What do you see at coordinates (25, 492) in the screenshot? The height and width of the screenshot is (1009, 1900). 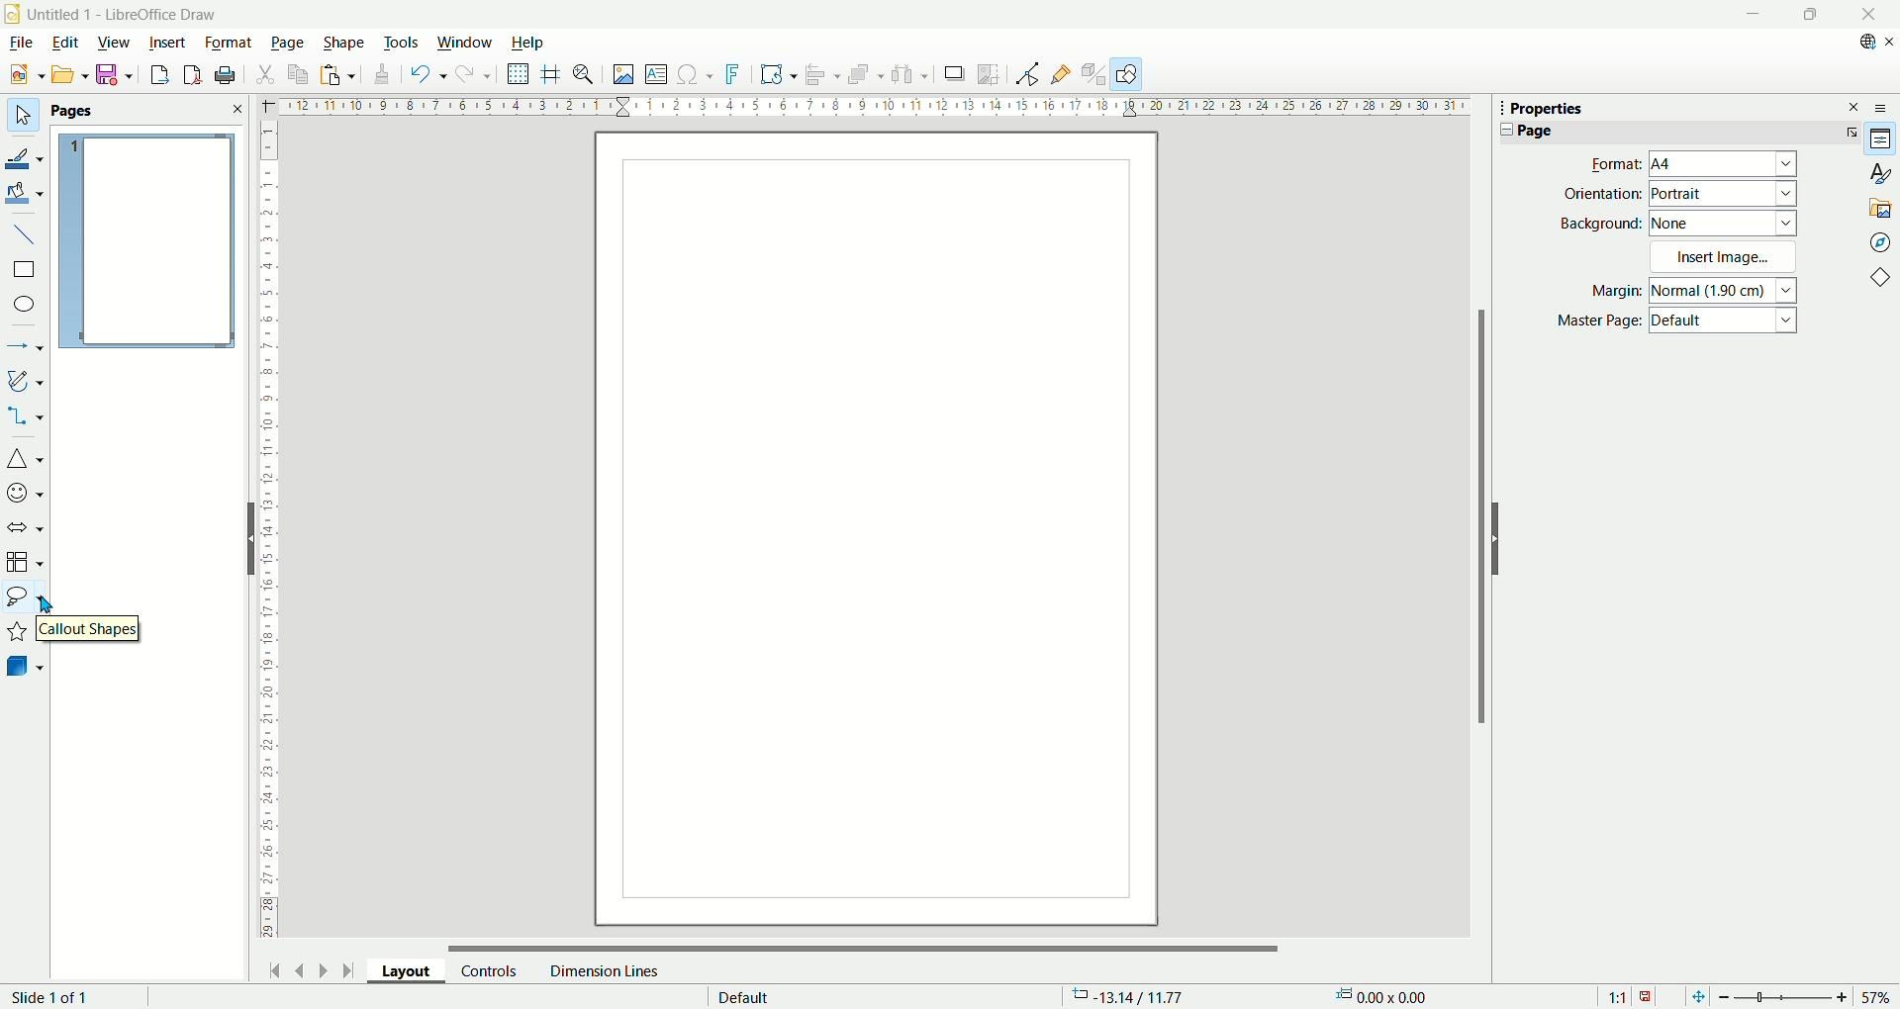 I see `symbol shapes` at bounding box center [25, 492].